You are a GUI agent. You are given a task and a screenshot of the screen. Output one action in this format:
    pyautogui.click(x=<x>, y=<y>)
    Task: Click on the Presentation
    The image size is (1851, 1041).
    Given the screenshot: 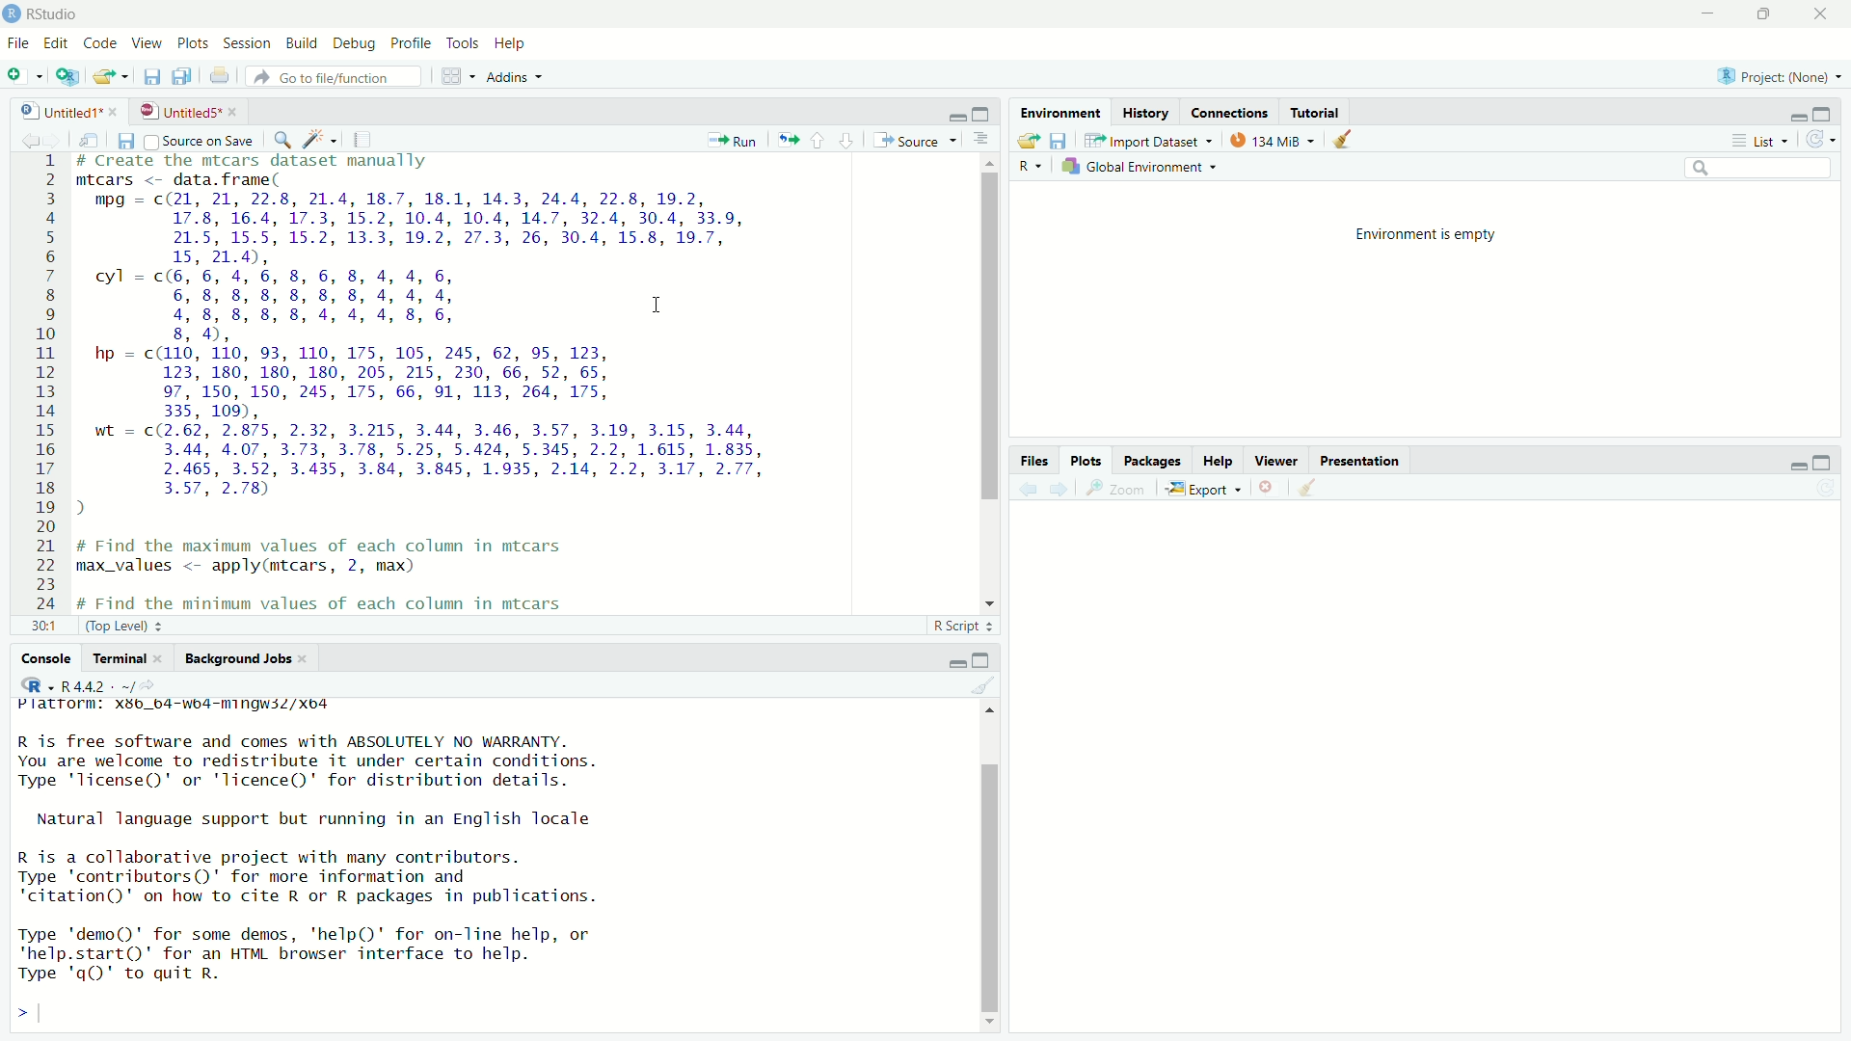 What is the action you would take?
    pyautogui.click(x=1376, y=460)
    